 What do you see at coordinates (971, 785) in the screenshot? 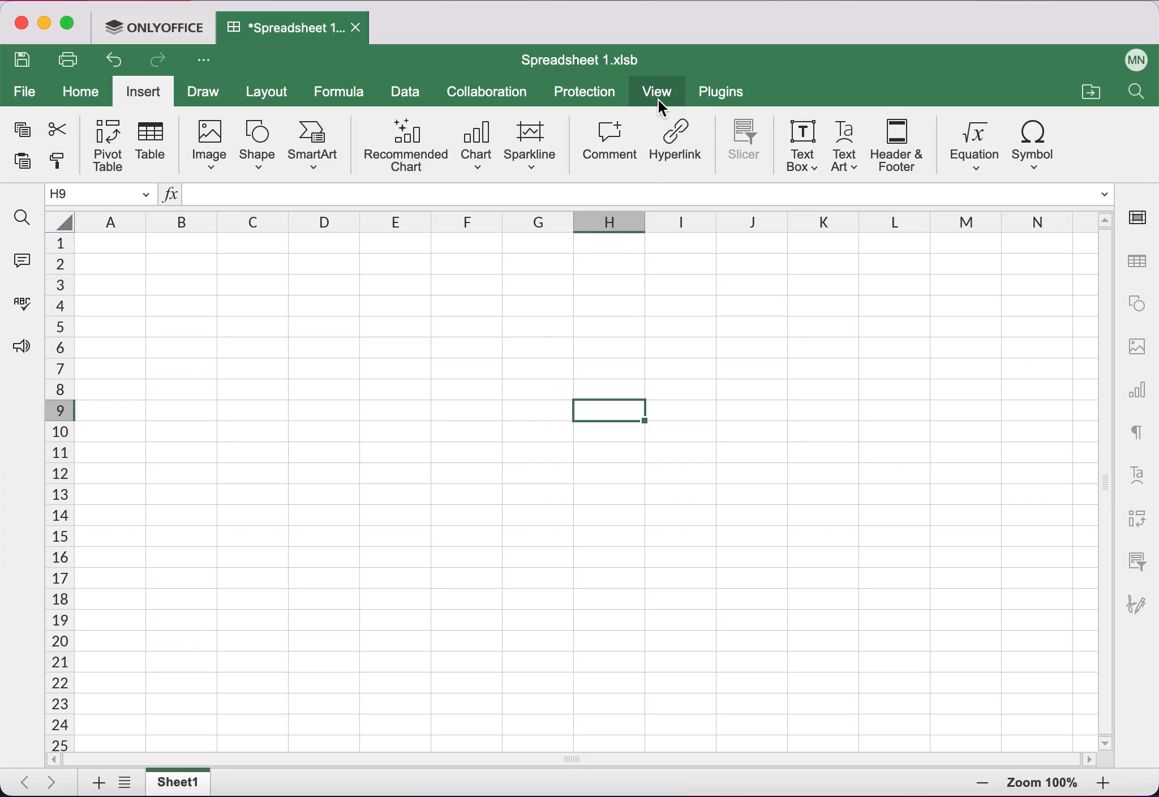
I see `zoom in` at bounding box center [971, 785].